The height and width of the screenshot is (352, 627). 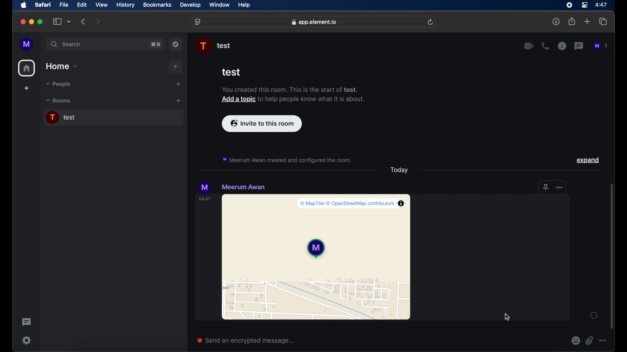 What do you see at coordinates (584, 5) in the screenshot?
I see `control center` at bounding box center [584, 5].